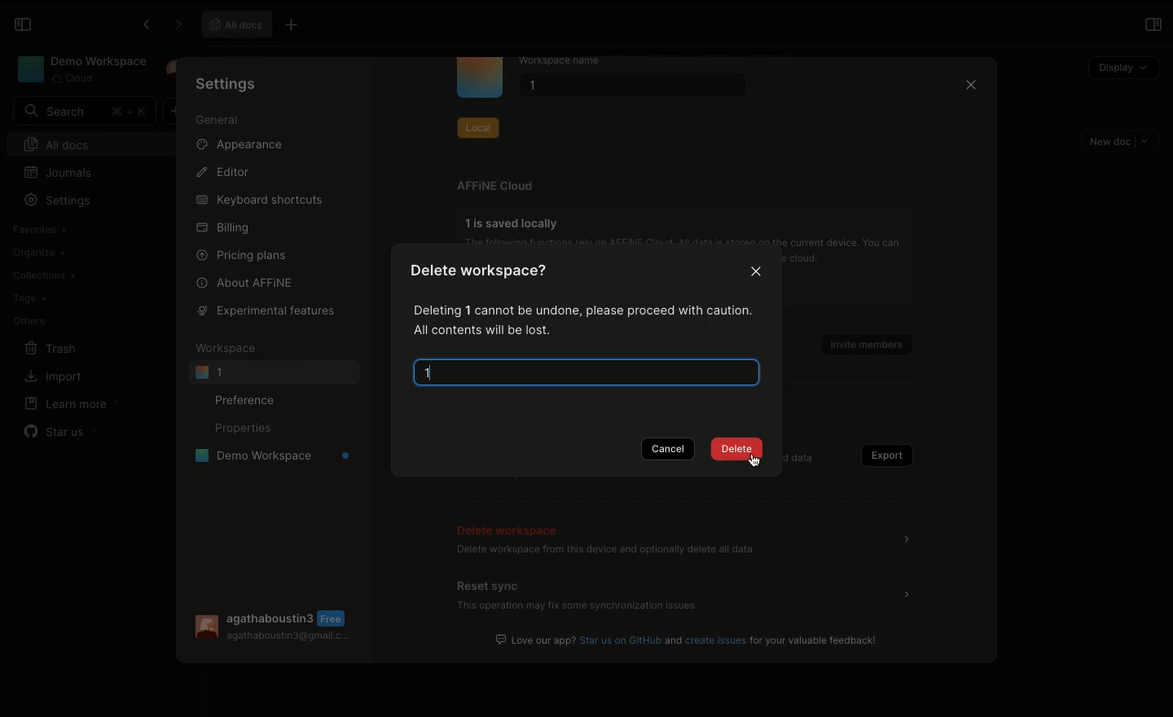 The width and height of the screenshot is (1173, 717). I want to click on Journals, so click(59, 173).